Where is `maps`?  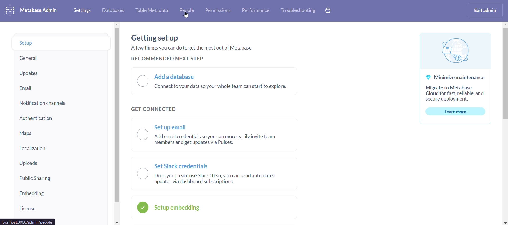 maps is located at coordinates (61, 133).